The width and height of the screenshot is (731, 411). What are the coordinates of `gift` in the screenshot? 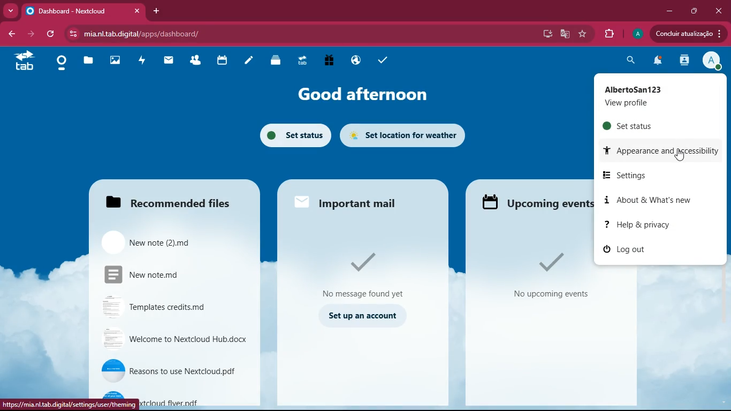 It's located at (330, 61).